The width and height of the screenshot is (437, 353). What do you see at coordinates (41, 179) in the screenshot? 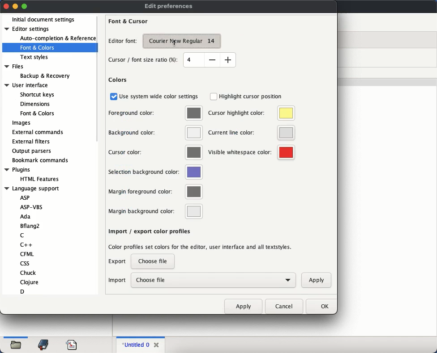
I see `HTML features` at bounding box center [41, 179].